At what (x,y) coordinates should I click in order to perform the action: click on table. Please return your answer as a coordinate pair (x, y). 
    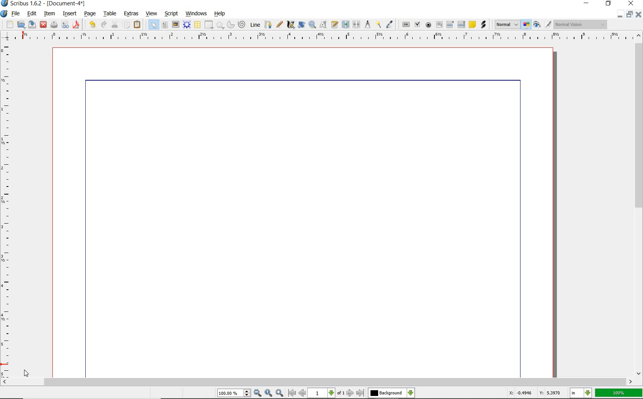
    Looking at the image, I should click on (197, 25).